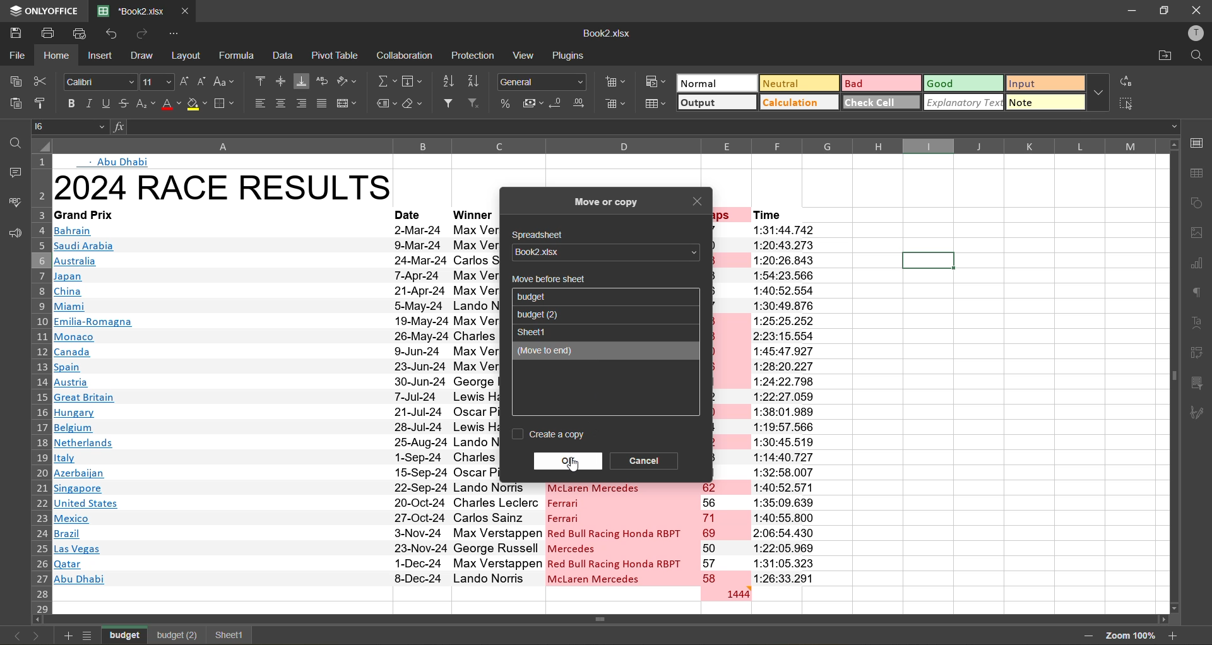 The image size is (1212, 645). Describe the element at coordinates (605, 199) in the screenshot. I see `move or copy` at that location.